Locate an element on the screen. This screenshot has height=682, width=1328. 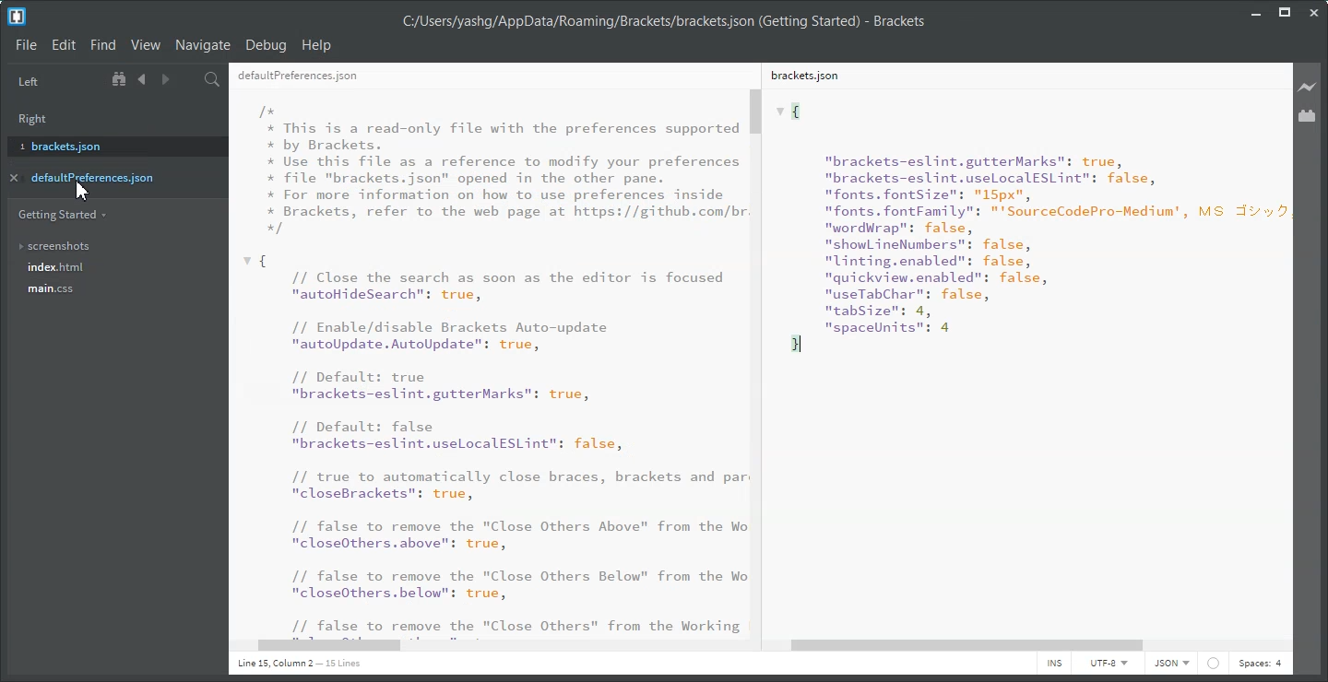
defaultpreferences.json is located at coordinates (105, 177).